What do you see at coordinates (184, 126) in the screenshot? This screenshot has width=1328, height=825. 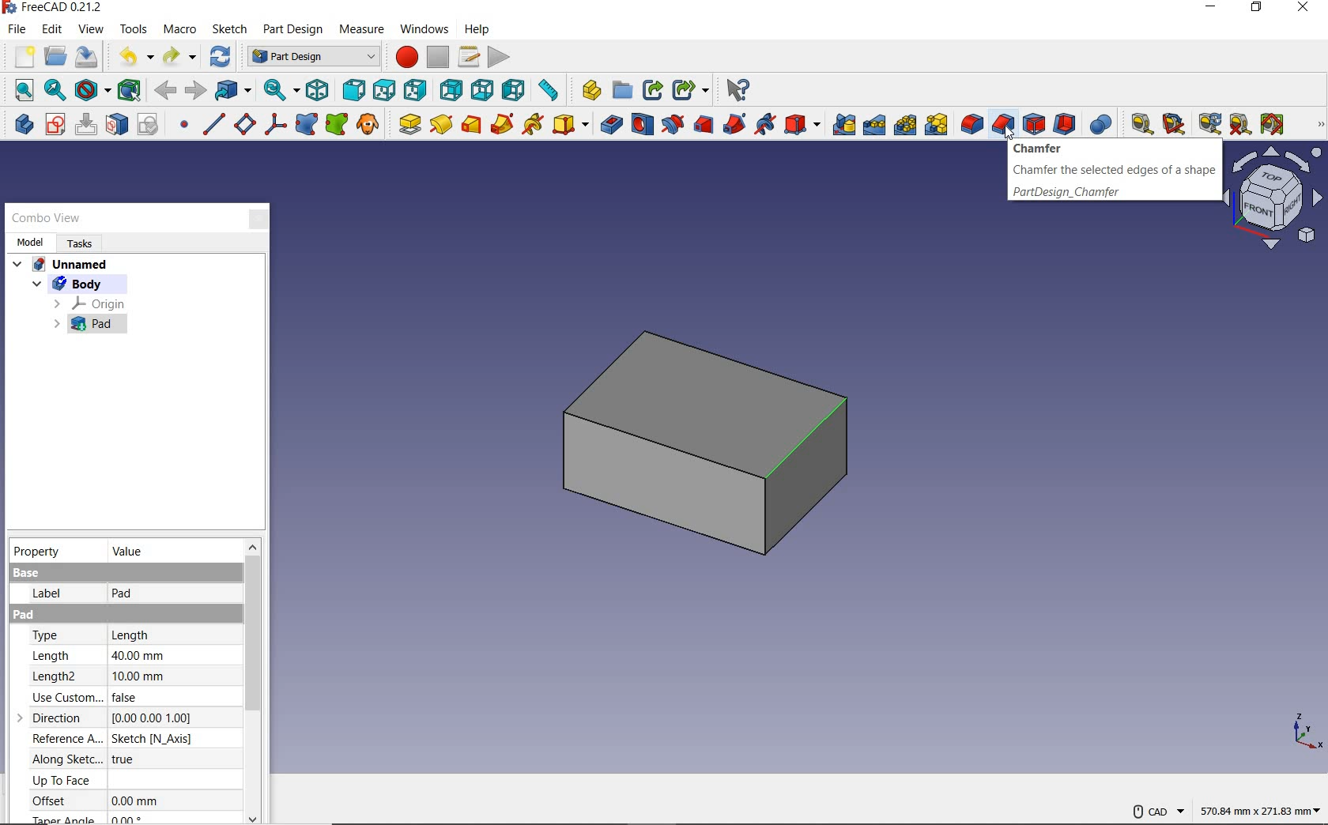 I see `create a datum point` at bounding box center [184, 126].